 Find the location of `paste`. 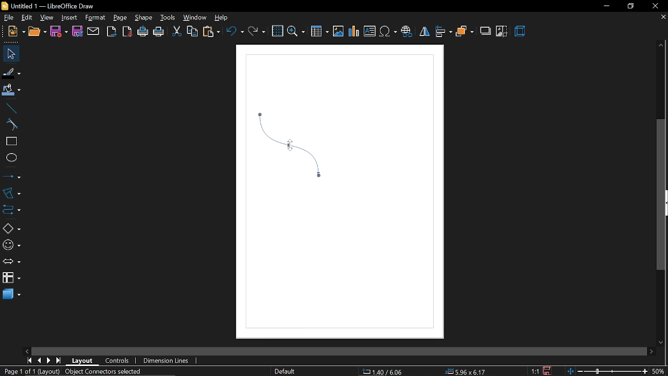

paste is located at coordinates (211, 32).